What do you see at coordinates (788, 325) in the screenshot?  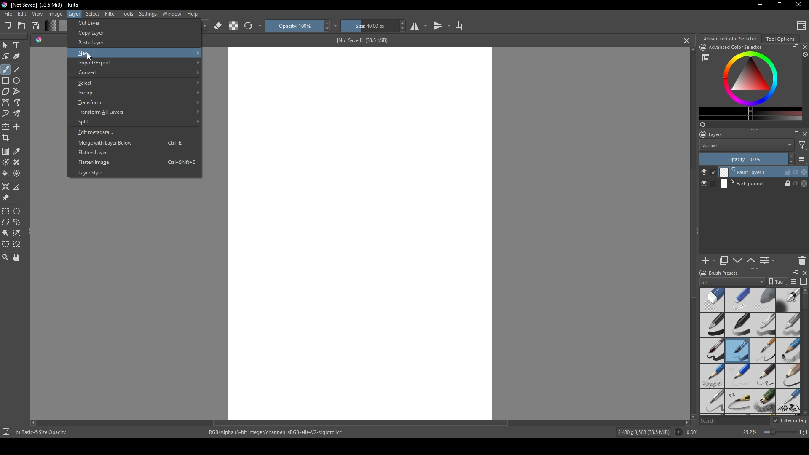 I see `grey pen` at bounding box center [788, 325].